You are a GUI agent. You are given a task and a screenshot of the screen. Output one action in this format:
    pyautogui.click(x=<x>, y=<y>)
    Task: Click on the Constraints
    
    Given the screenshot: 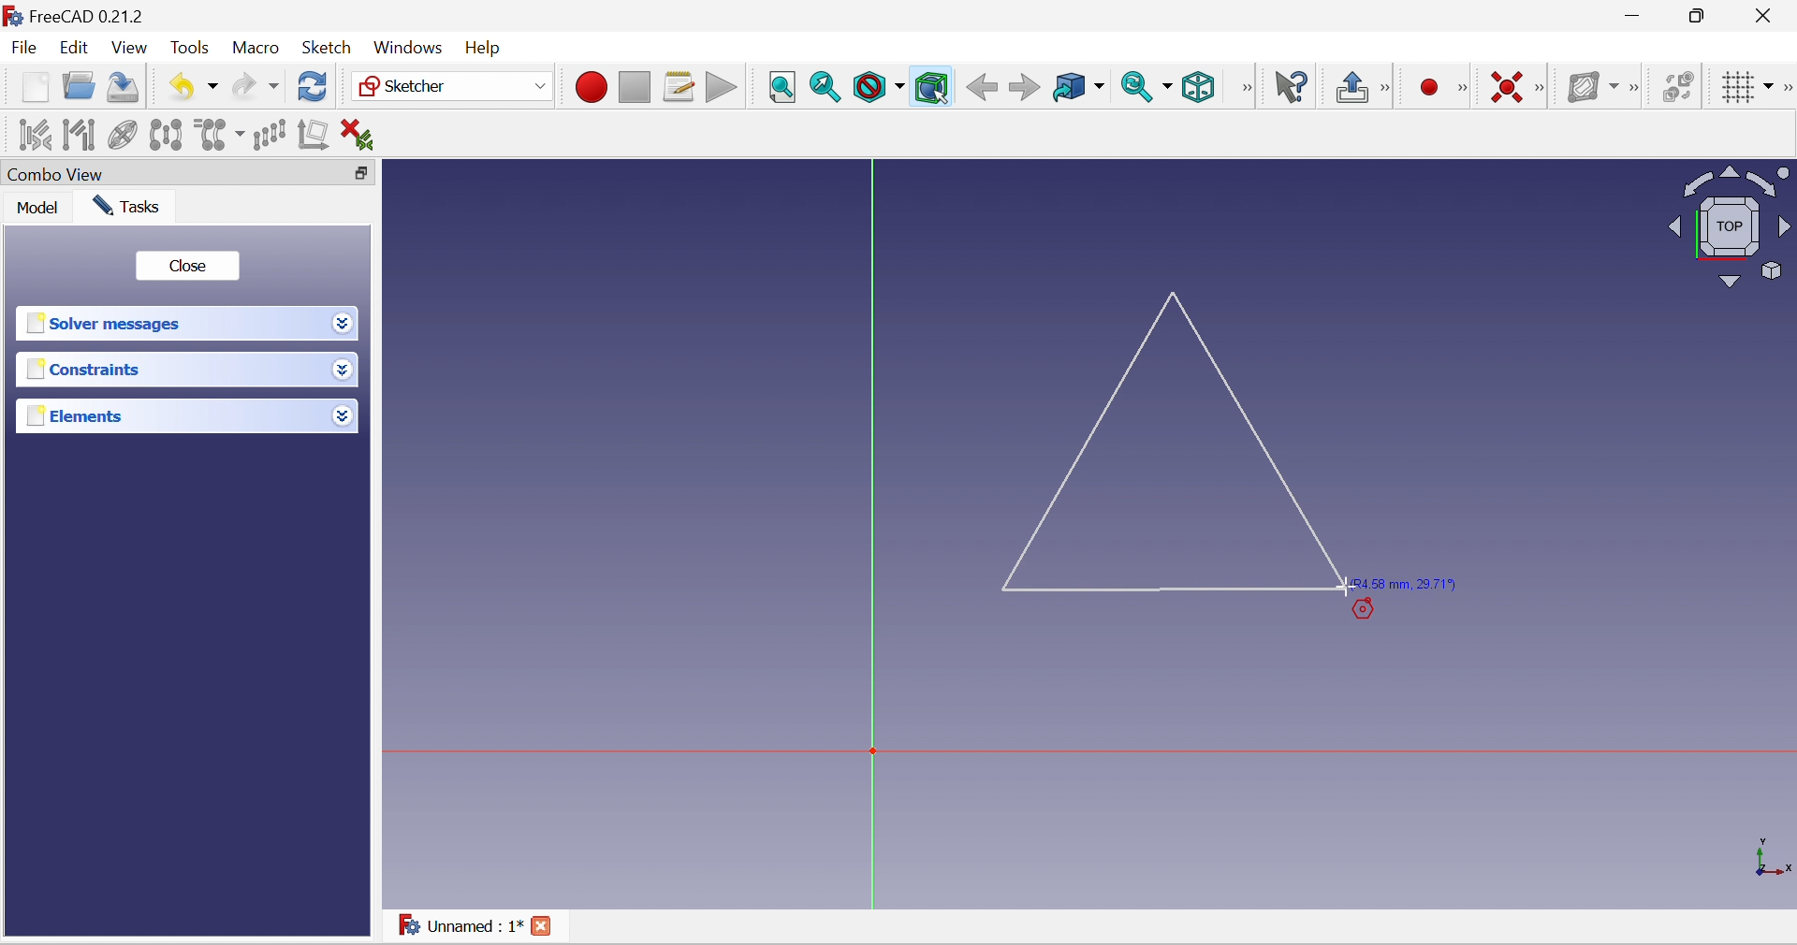 What is the action you would take?
    pyautogui.click(x=169, y=370)
    